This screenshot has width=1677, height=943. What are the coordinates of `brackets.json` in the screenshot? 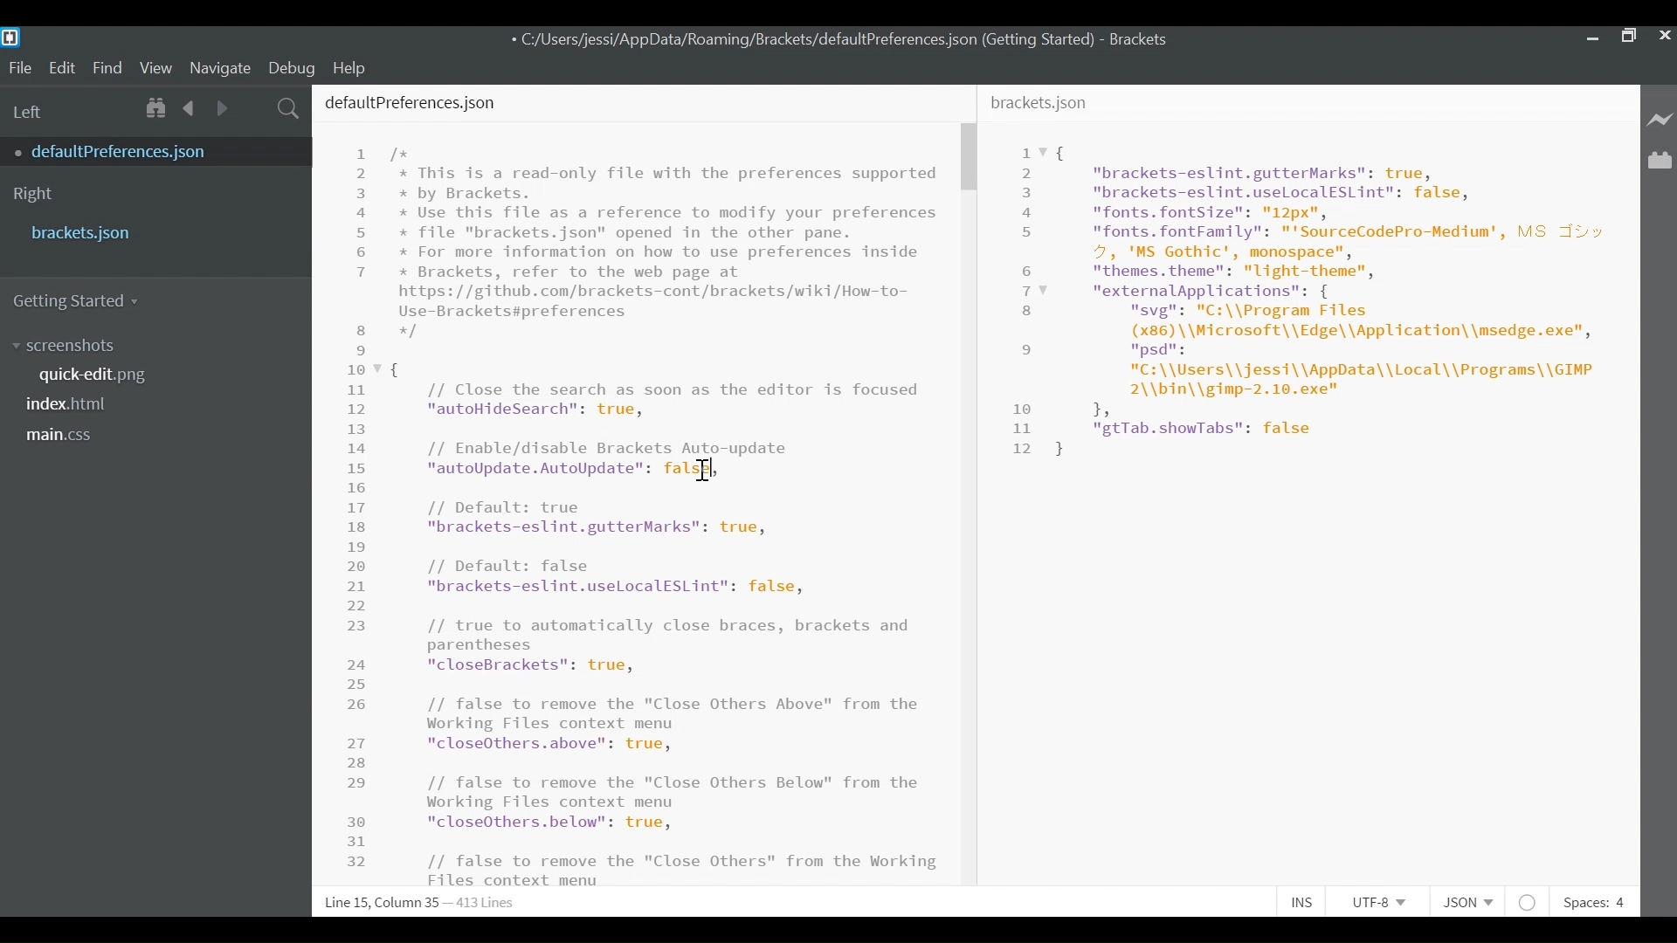 It's located at (151, 232).